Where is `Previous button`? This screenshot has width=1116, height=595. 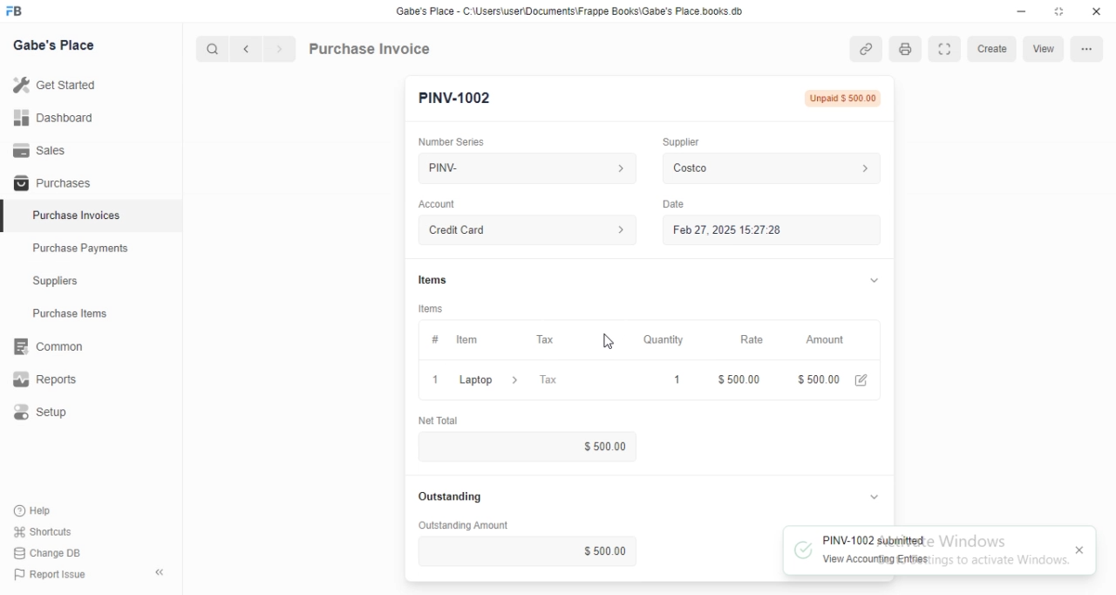
Previous button is located at coordinates (247, 49).